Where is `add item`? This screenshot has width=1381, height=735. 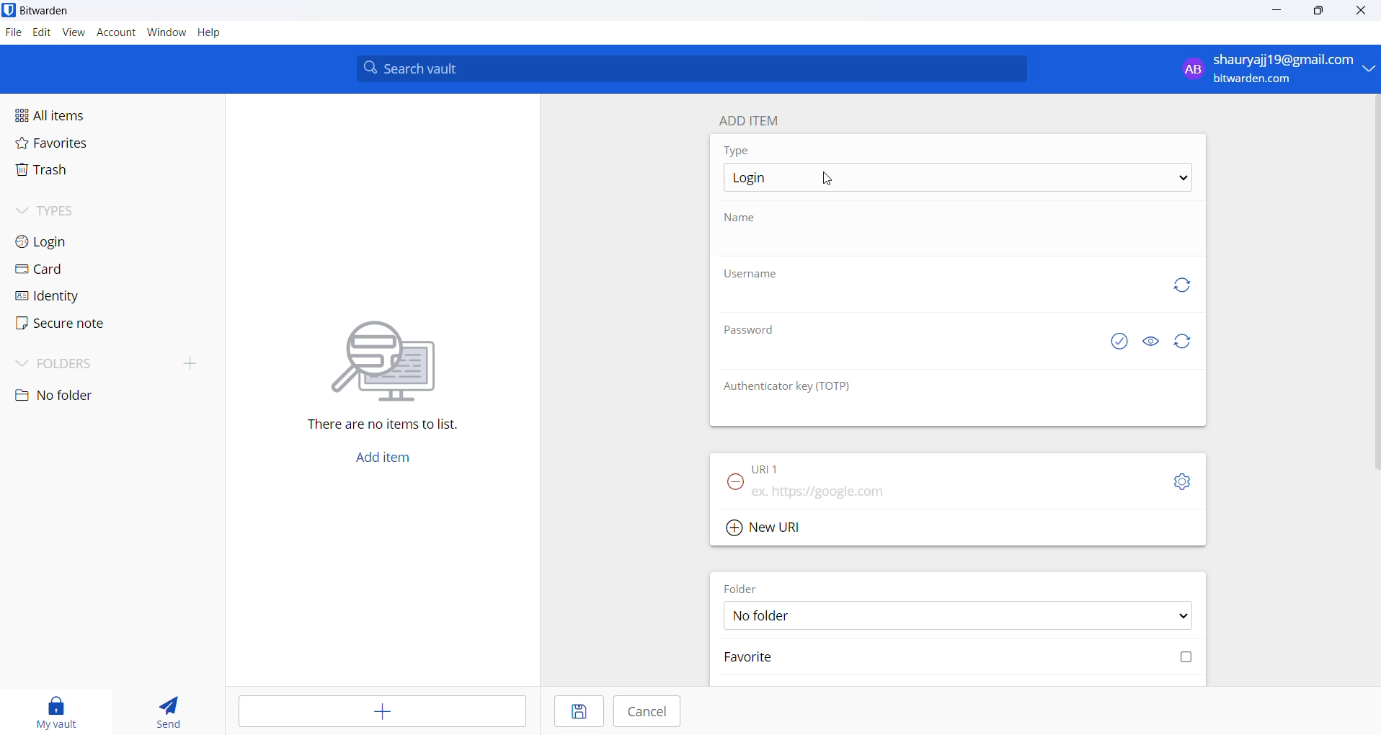
add item is located at coordinates (391, 456).